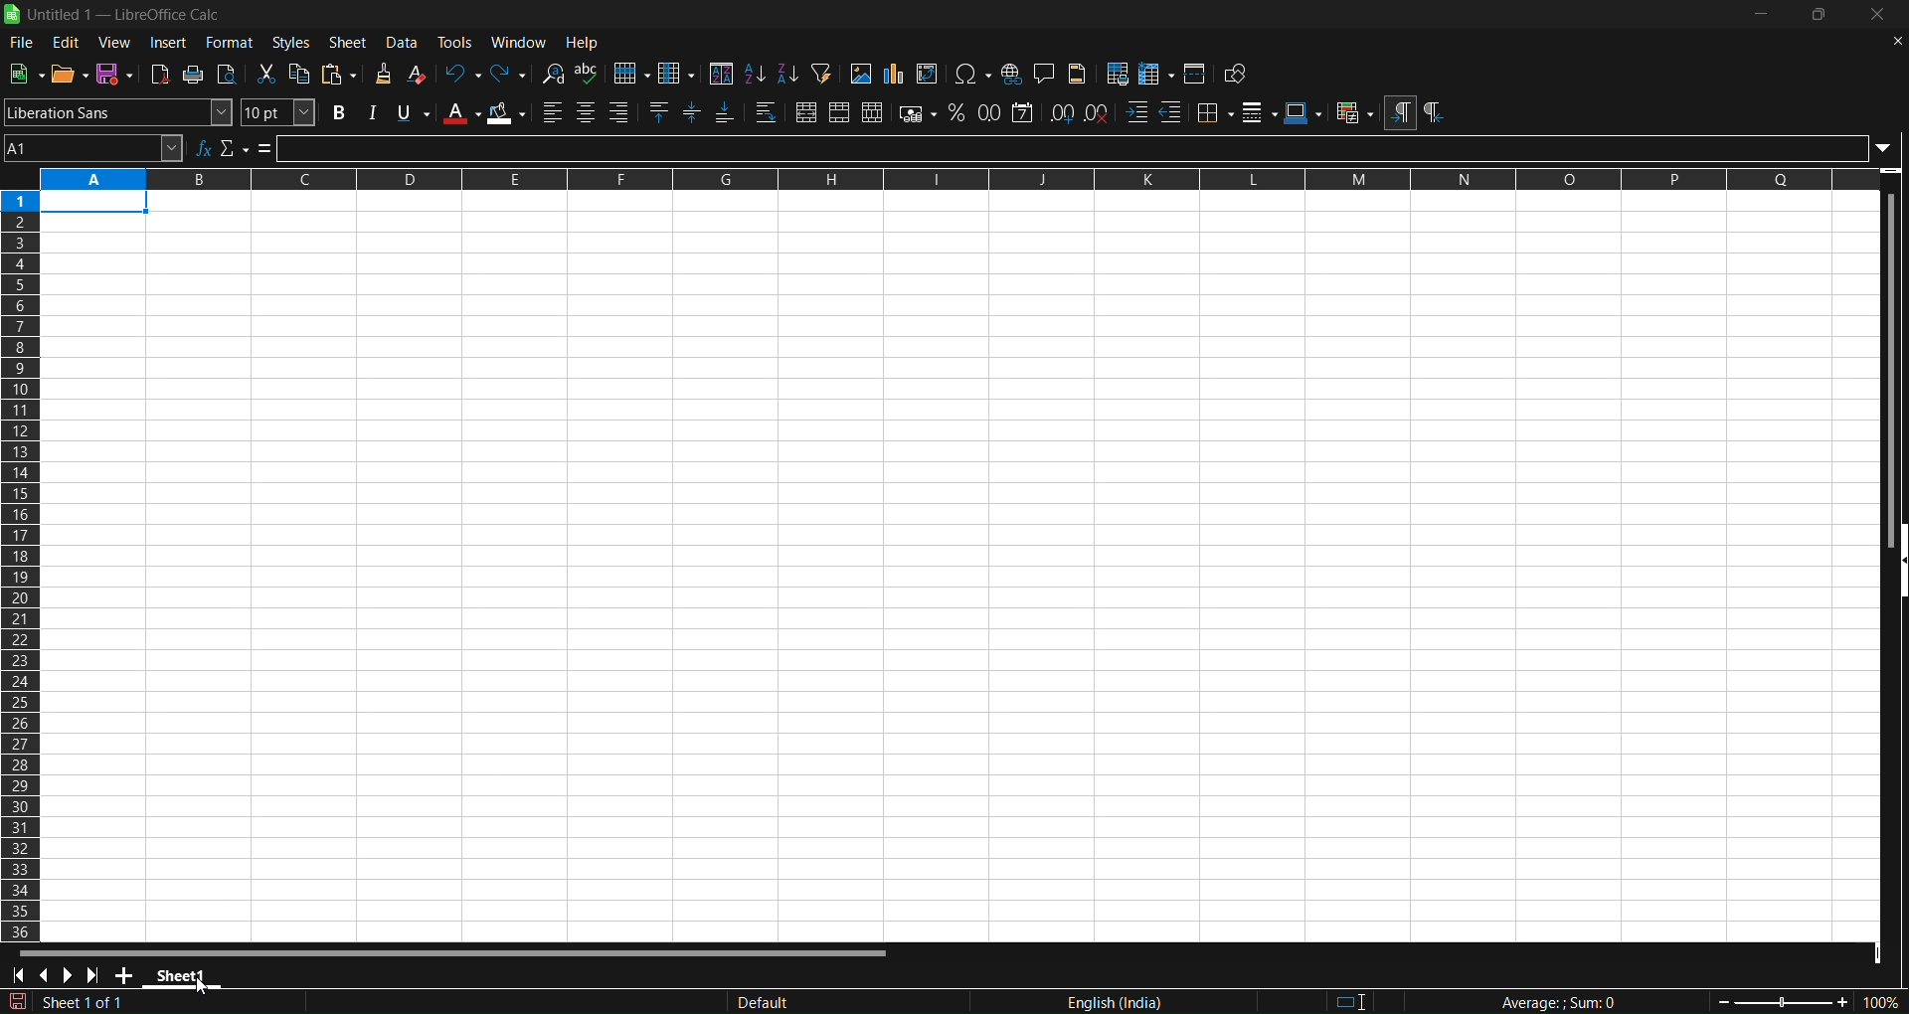 The height and width of the screenshot is (1014, 1909). Describe the element at coordinates (943, 180) in the screenshot. I see `rows` at that location.